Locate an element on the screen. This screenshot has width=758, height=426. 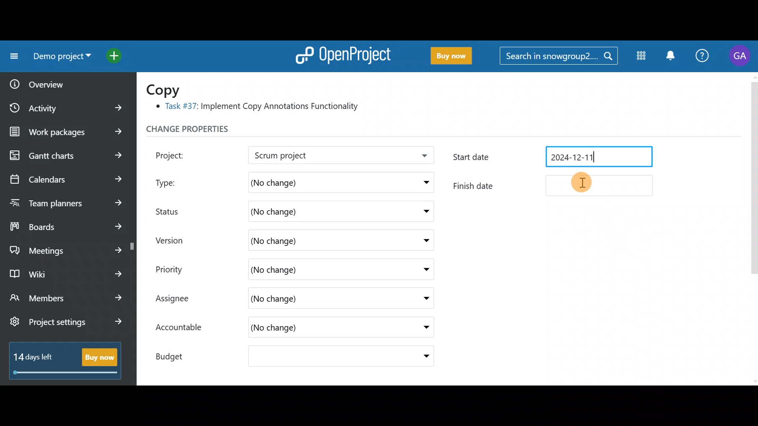
Change properties is located at coordinates (203, 131).